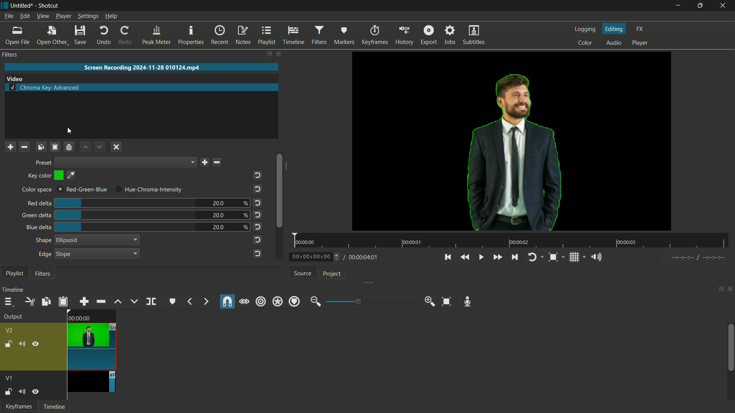 The image size is (735, 413). I want to click on scroll bar, so click(275, 154).